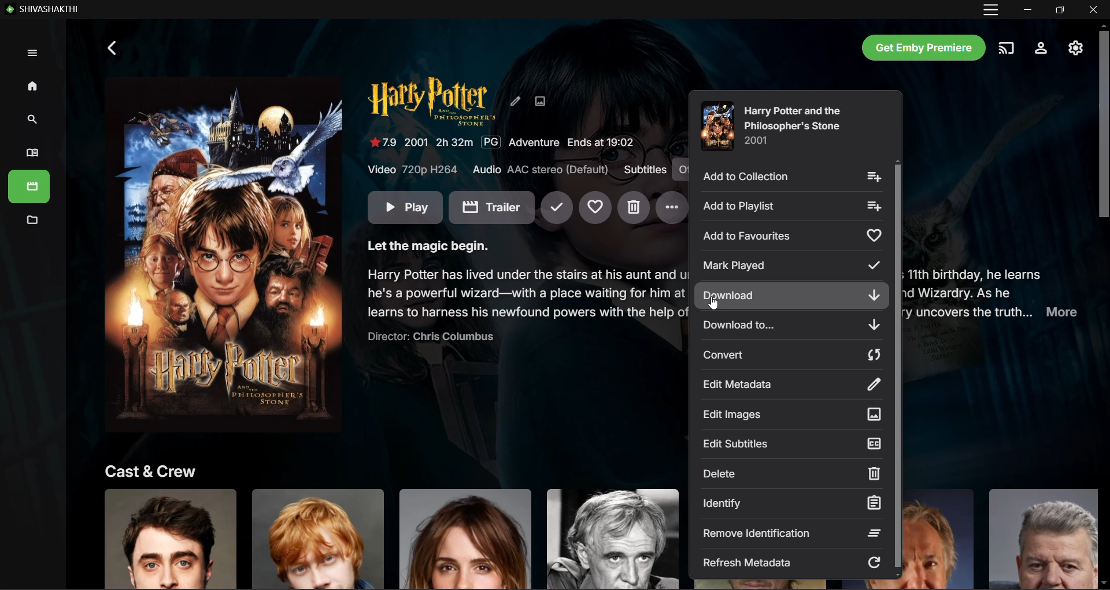  What do you see at coordinates (679, 169) in the screenshot?
I see `Subtitles on/off` at bounding box center [679, 169].